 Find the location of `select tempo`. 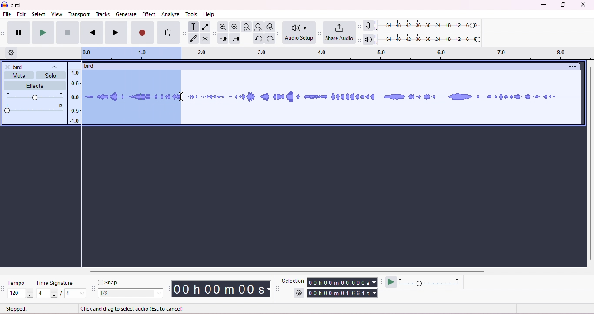

select tempo is located at coordinates (21, 294).